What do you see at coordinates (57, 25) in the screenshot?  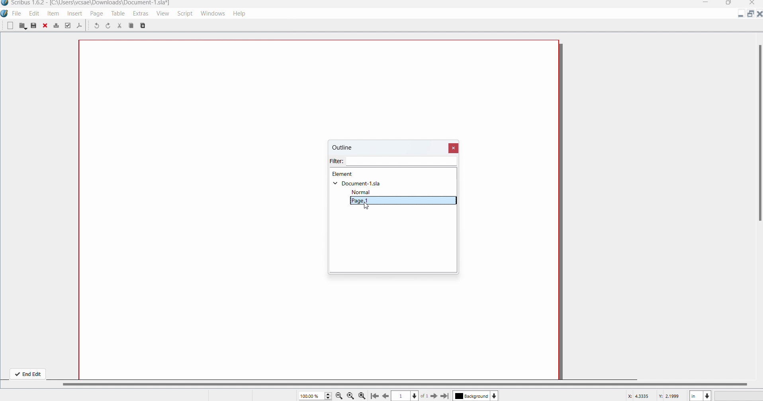 I see `print` at bounding box center [57, 25].